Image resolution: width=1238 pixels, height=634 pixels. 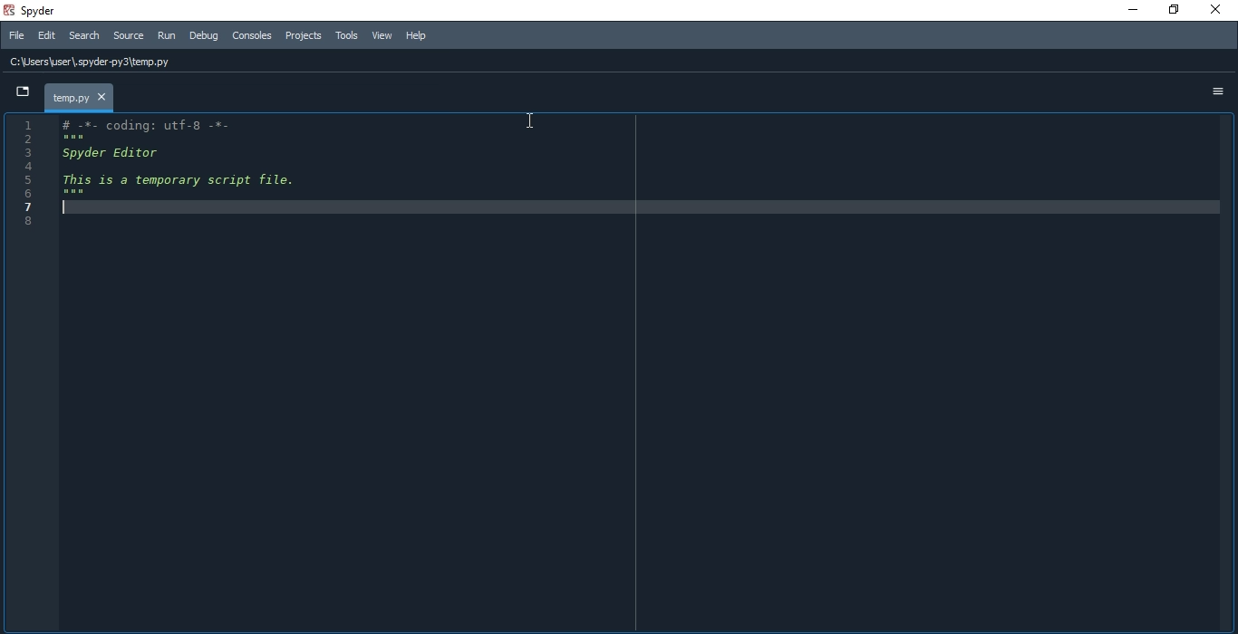 I want to click on temp.py, so click(x=79, y=96).